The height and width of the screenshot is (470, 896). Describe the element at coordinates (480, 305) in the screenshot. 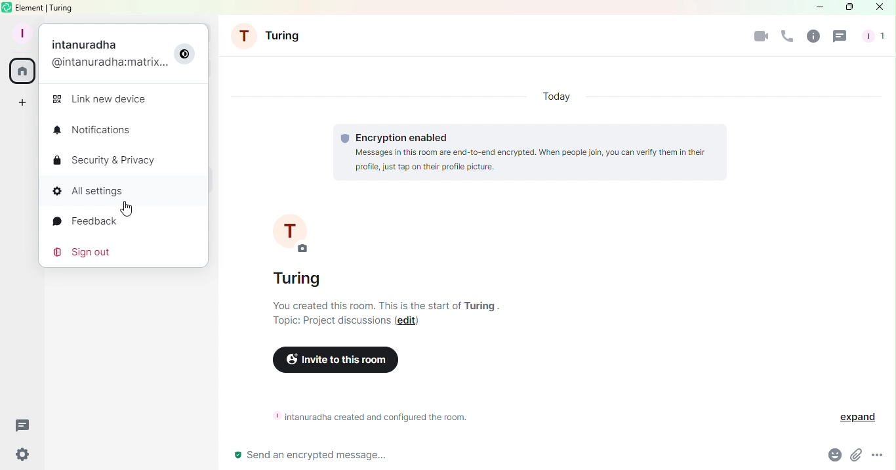

I see `turing` at that location.